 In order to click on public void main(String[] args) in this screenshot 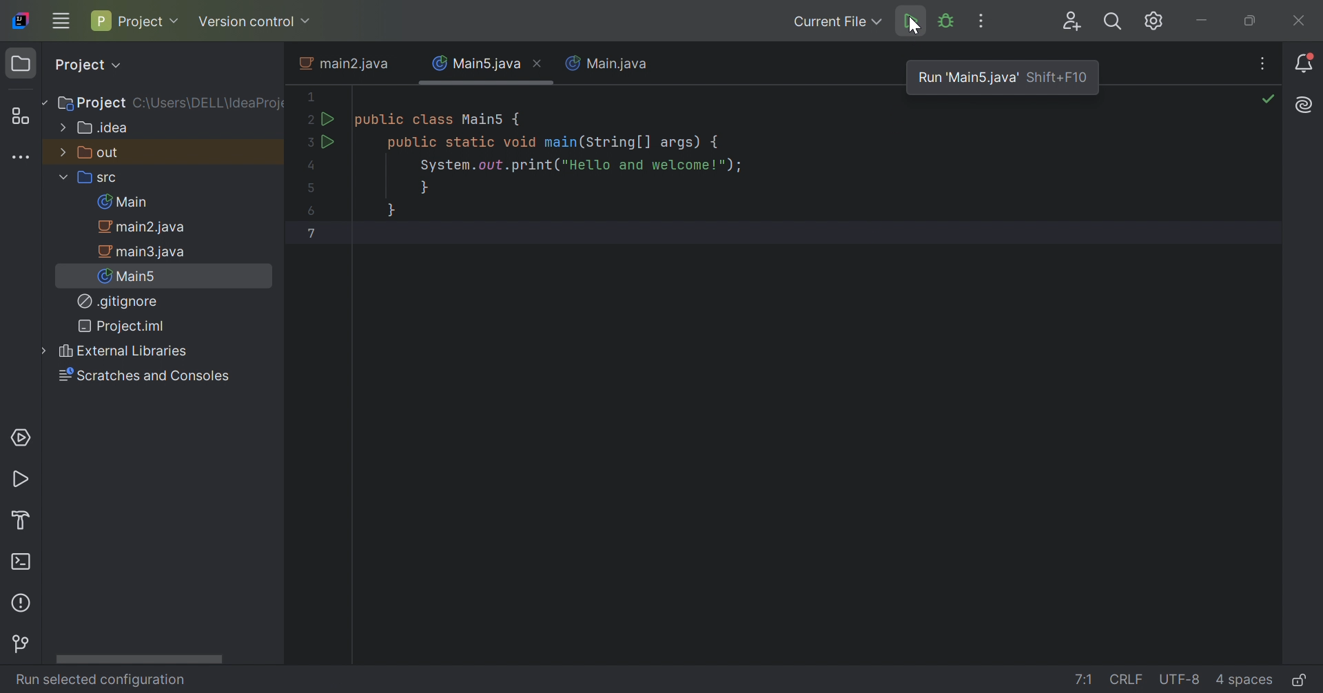, I will do `click(557, 143)`.